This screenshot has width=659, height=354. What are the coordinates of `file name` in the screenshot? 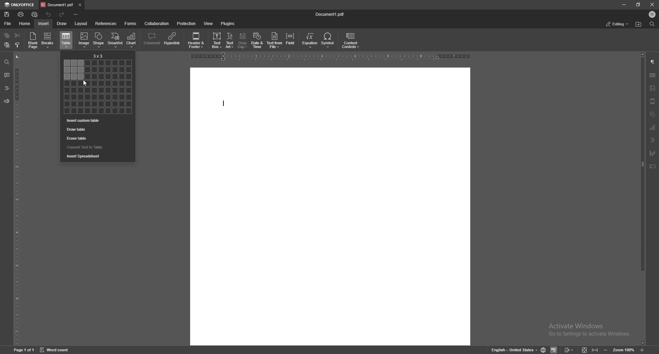 It's located at (331, 14).